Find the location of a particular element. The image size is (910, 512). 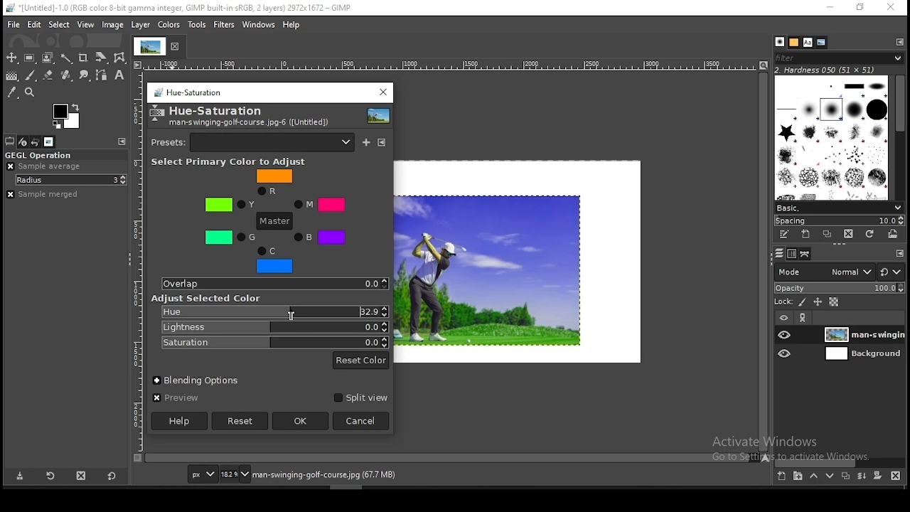

hue is located at coordinates (273, 311).